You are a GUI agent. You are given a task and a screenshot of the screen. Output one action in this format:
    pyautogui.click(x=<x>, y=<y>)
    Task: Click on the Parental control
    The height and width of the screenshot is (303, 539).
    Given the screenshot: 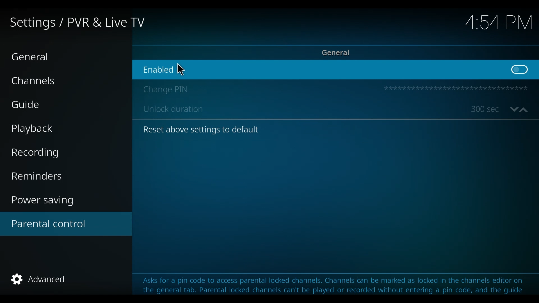 What is the action you would take?
    pyautogui.click(x=66, y=223)
    